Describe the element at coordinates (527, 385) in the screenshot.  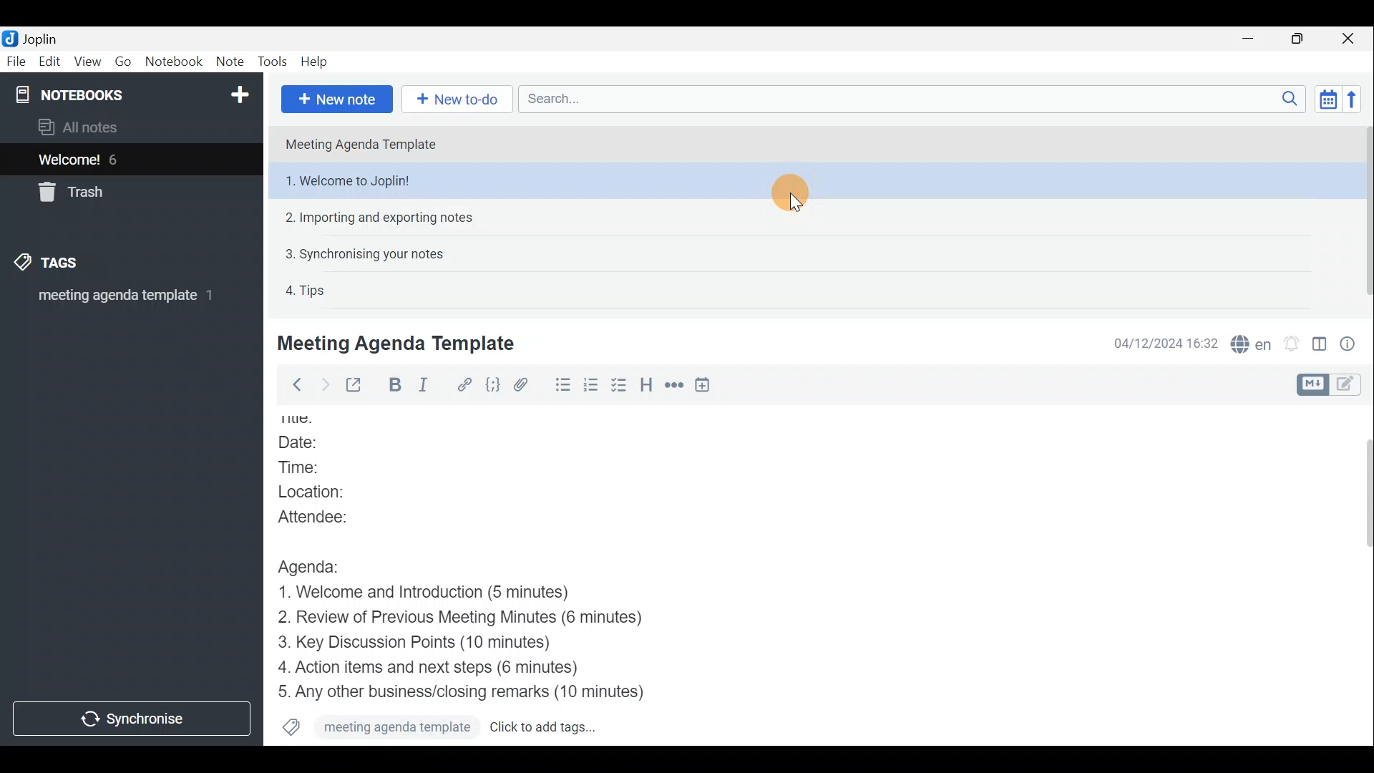
I see `Attach file` at that location.